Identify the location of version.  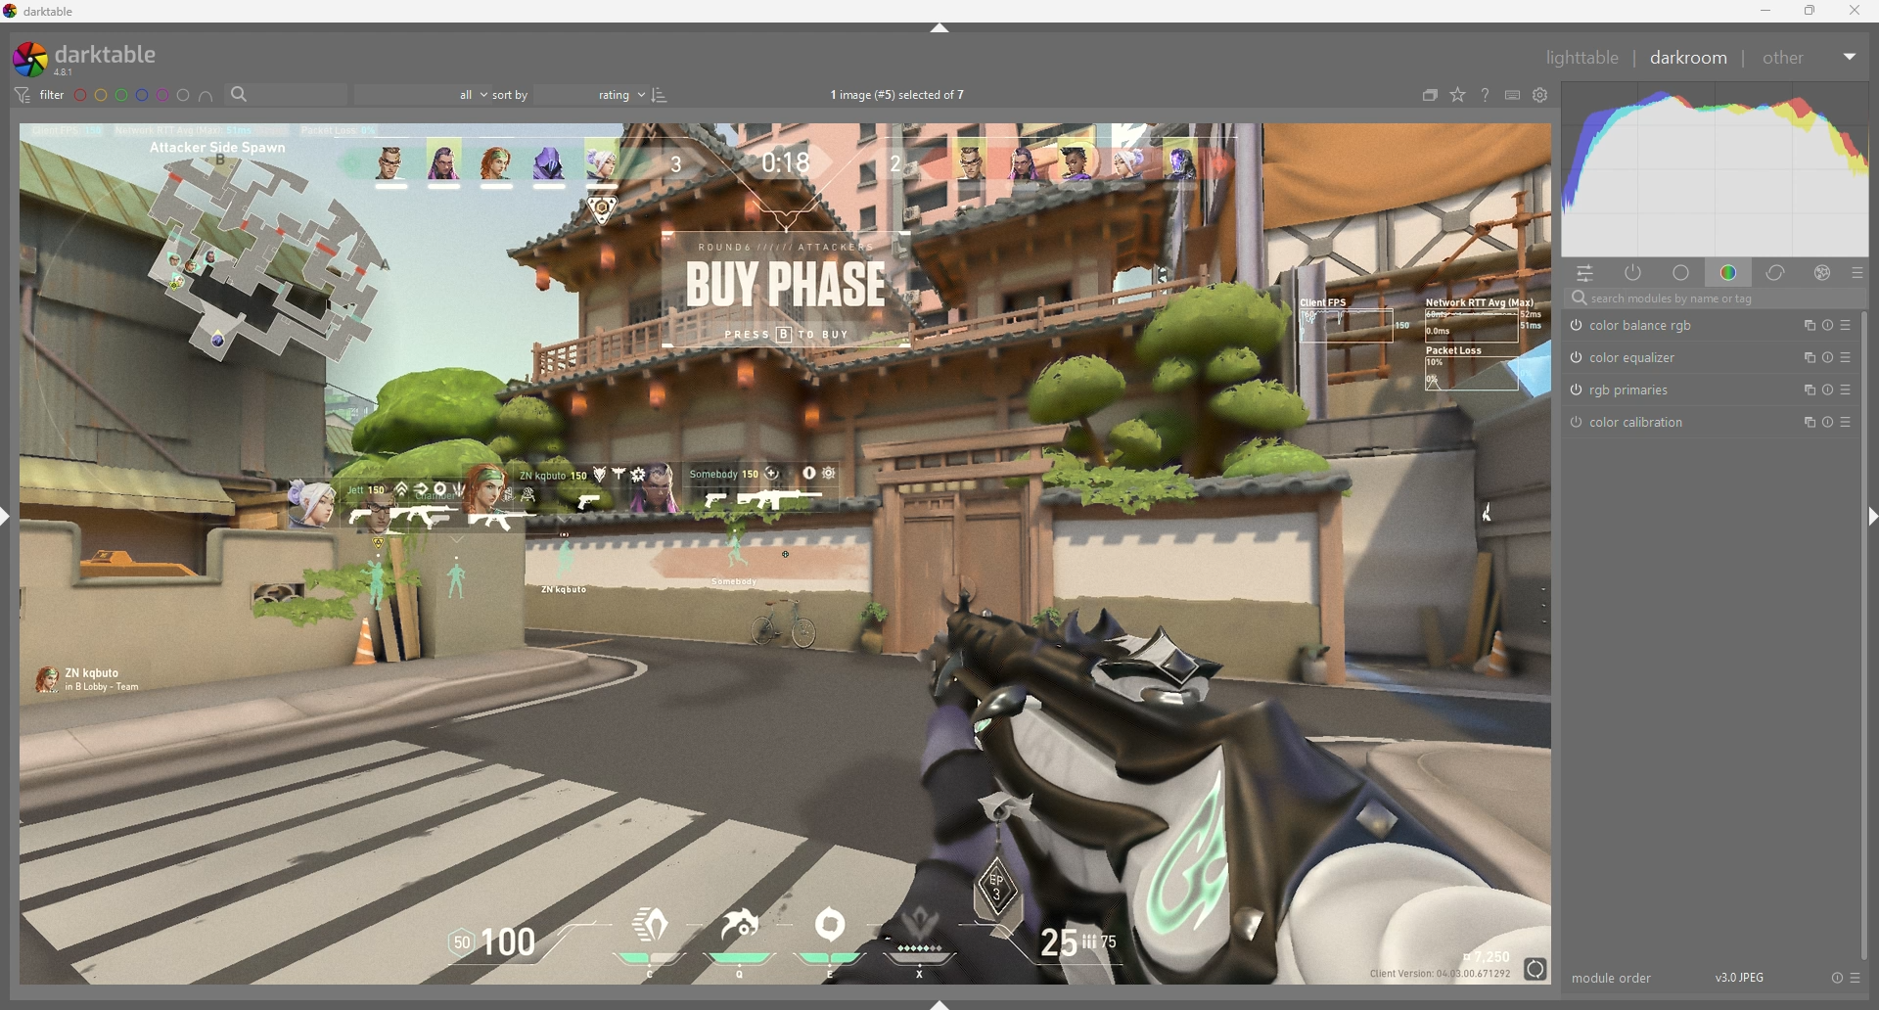
(1740, 977).